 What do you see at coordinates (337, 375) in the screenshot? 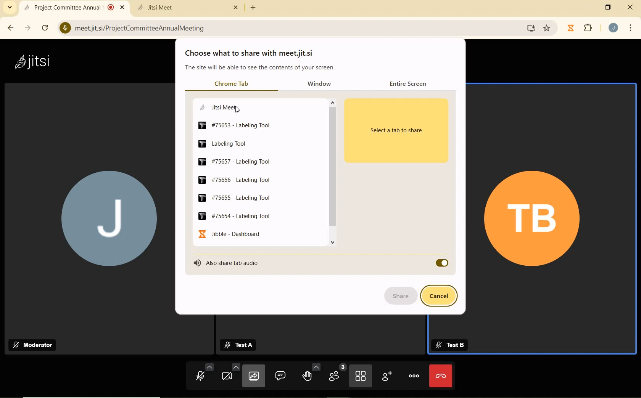
I see `participants` at bounding box center [337, 375].